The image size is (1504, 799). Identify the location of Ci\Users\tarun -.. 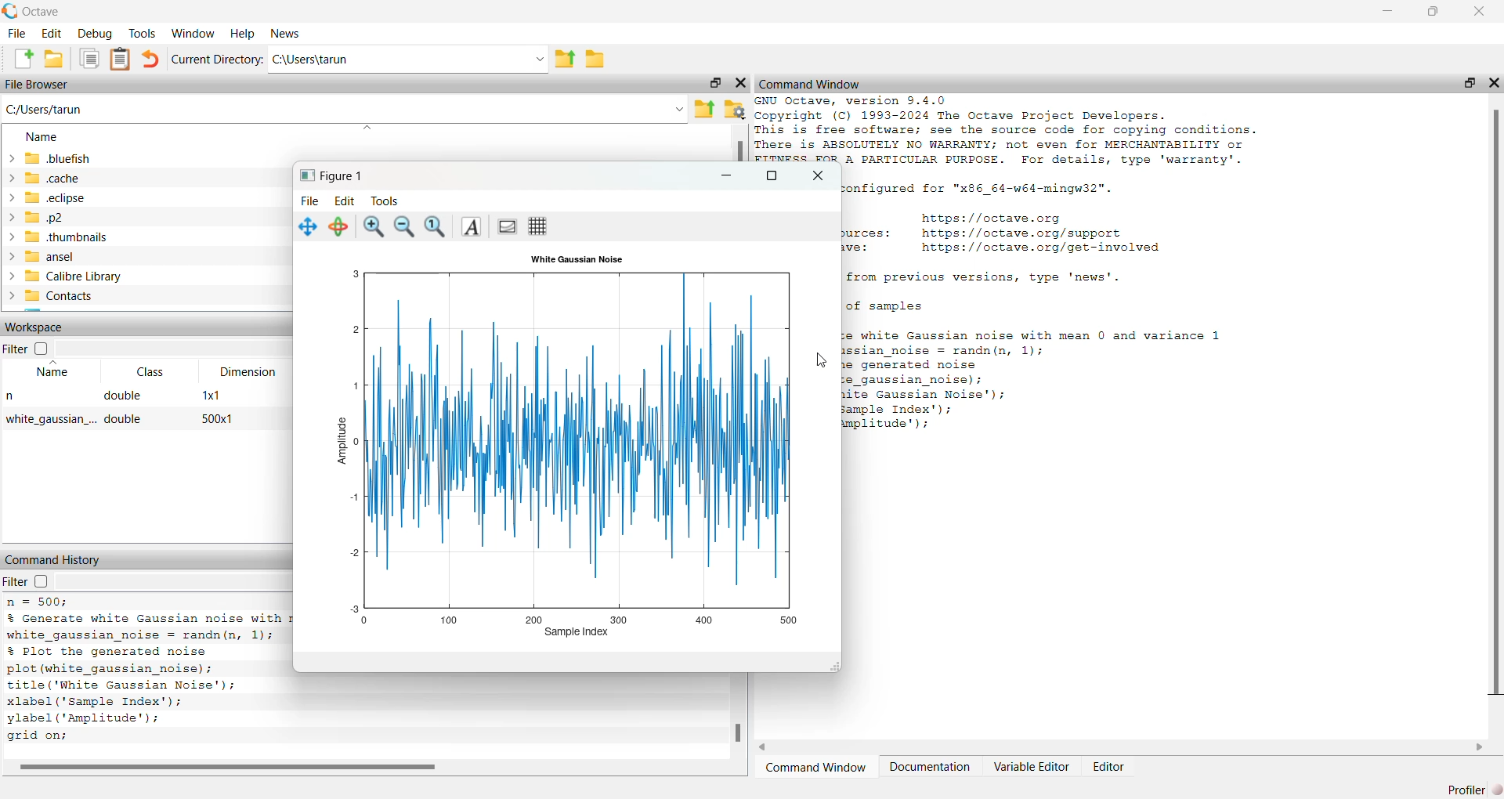
(410, 59).